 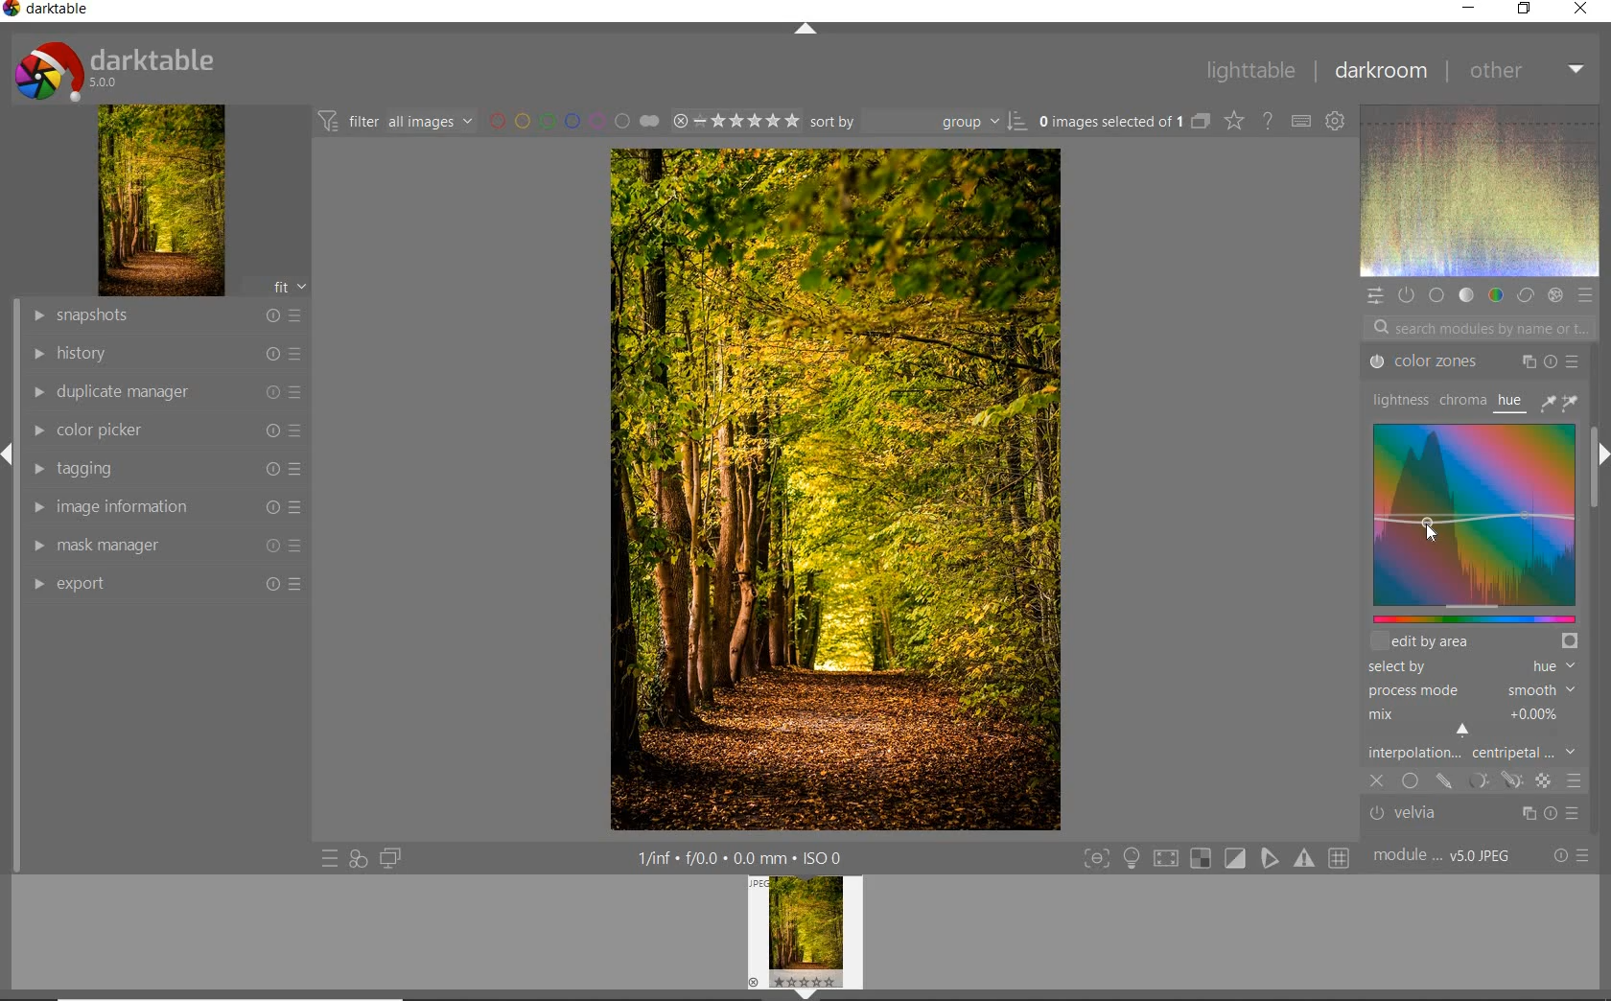 I want to click on SHOW GLOBAL PREFERENCE, so click(x=1337, y=120).